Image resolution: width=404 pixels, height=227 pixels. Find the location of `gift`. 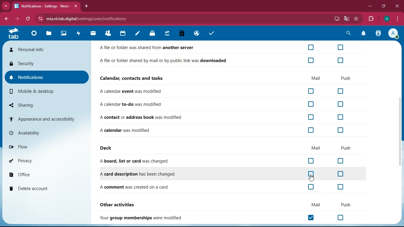

gift is located at coordinates (182, 34).